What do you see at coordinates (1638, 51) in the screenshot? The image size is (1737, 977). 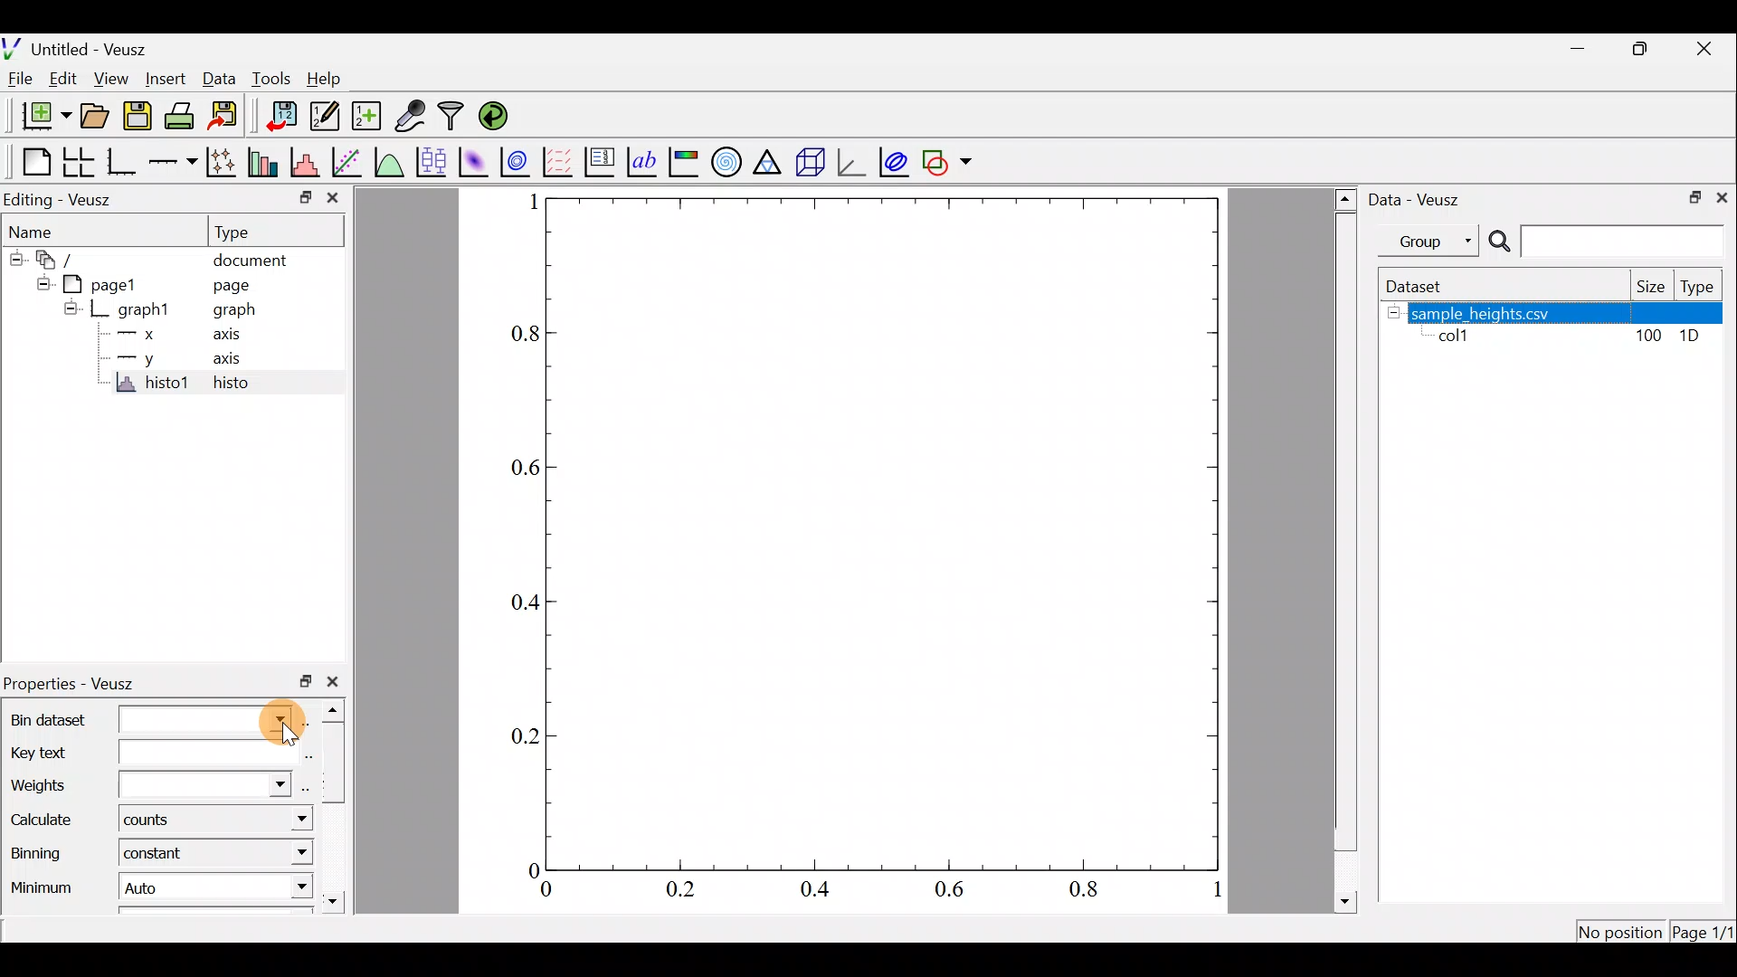 I see `restore down` at bounding box center [1638, 51].